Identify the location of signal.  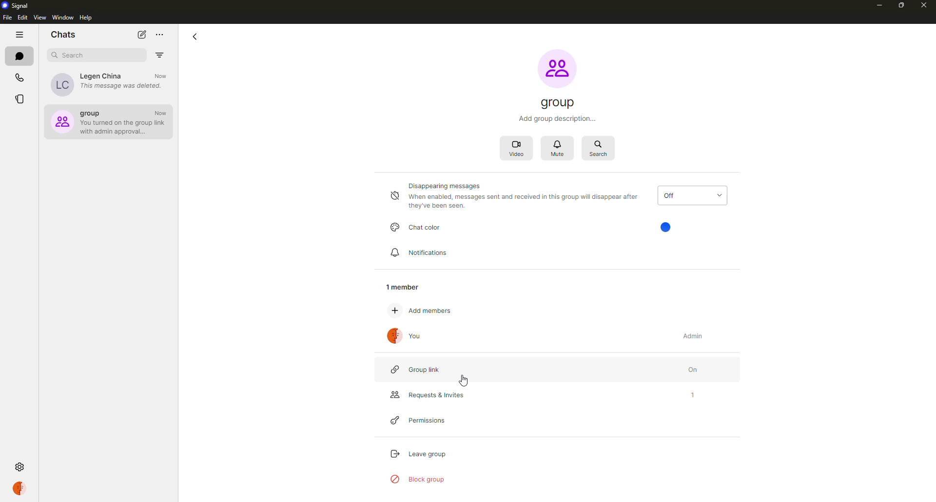
(18, 6).